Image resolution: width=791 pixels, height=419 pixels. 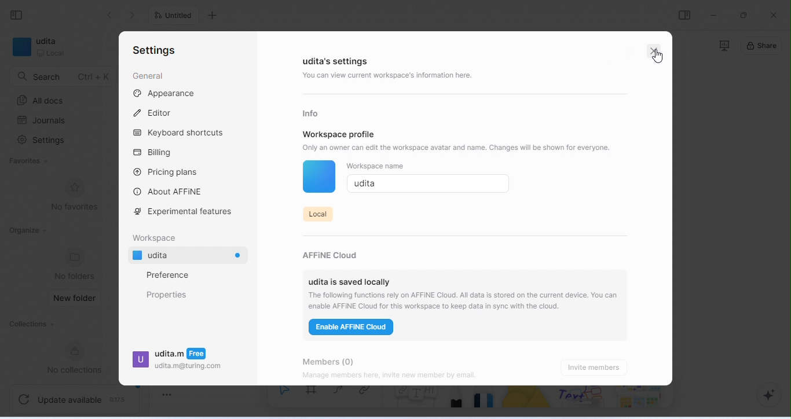 What do you see at coordinates (189, 255) in the screenshot?
I see `udita` at bounding box center [189, 255].